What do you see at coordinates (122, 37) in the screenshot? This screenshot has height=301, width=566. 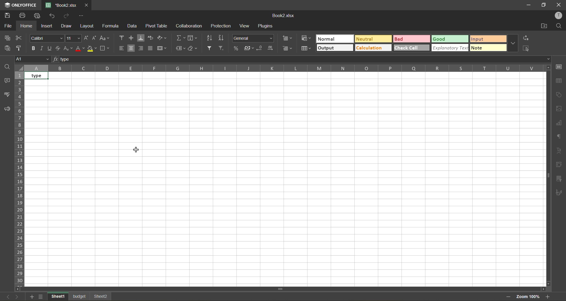 I see `align top` at bounding box center [122, 37].